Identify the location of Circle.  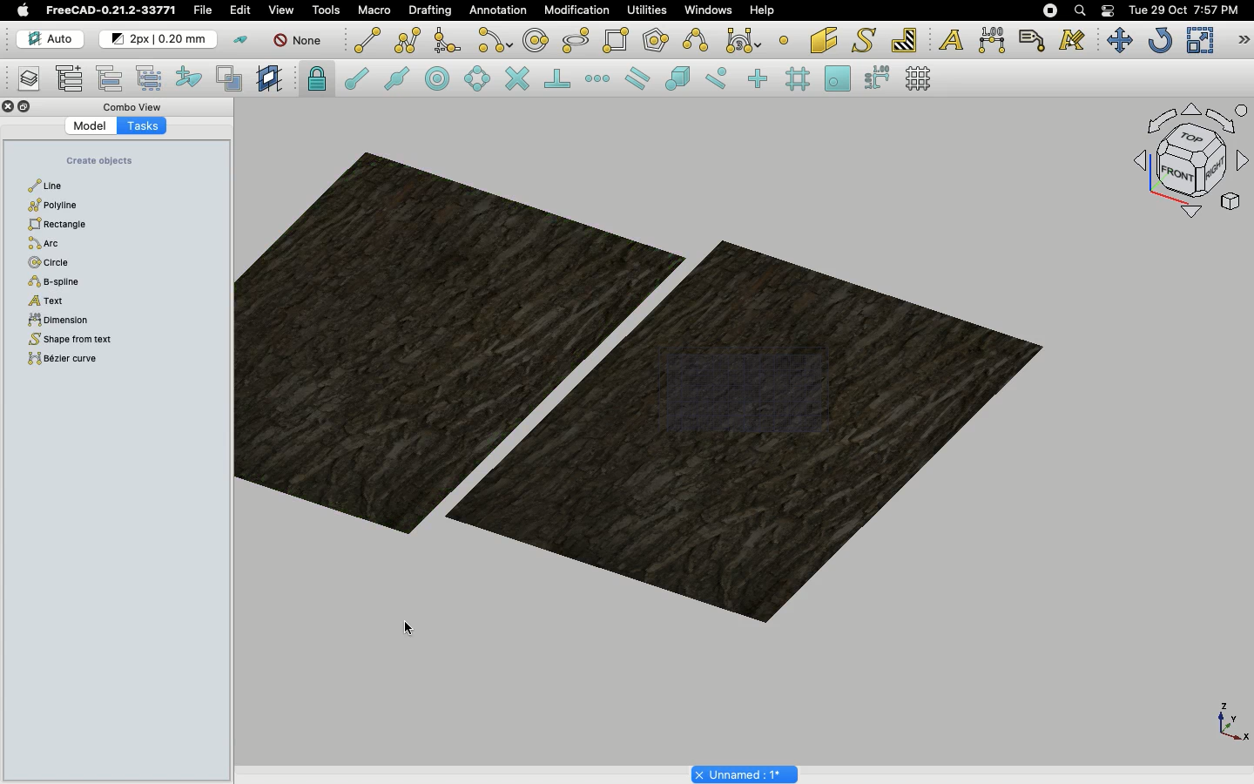
(54, 263).